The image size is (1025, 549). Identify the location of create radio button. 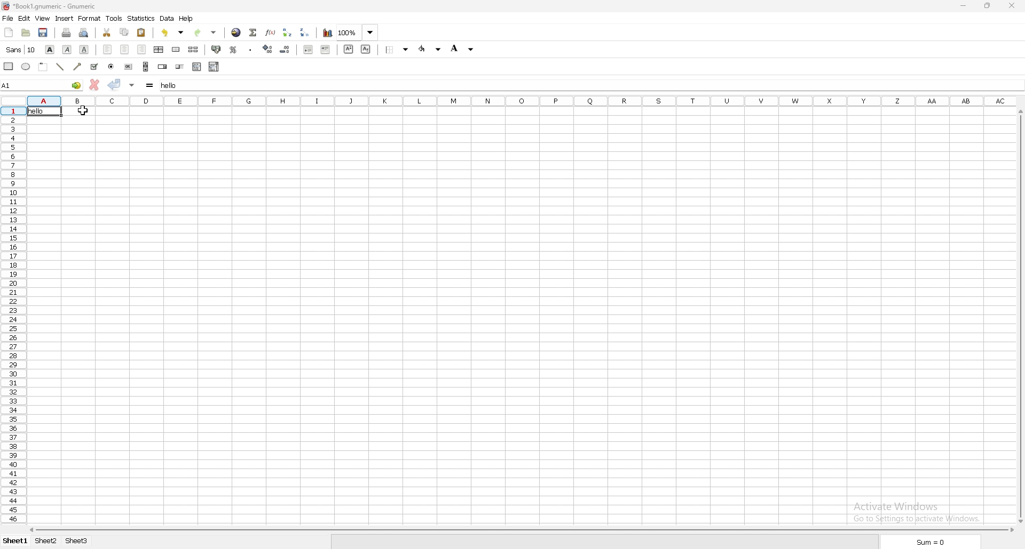
(112, 66).